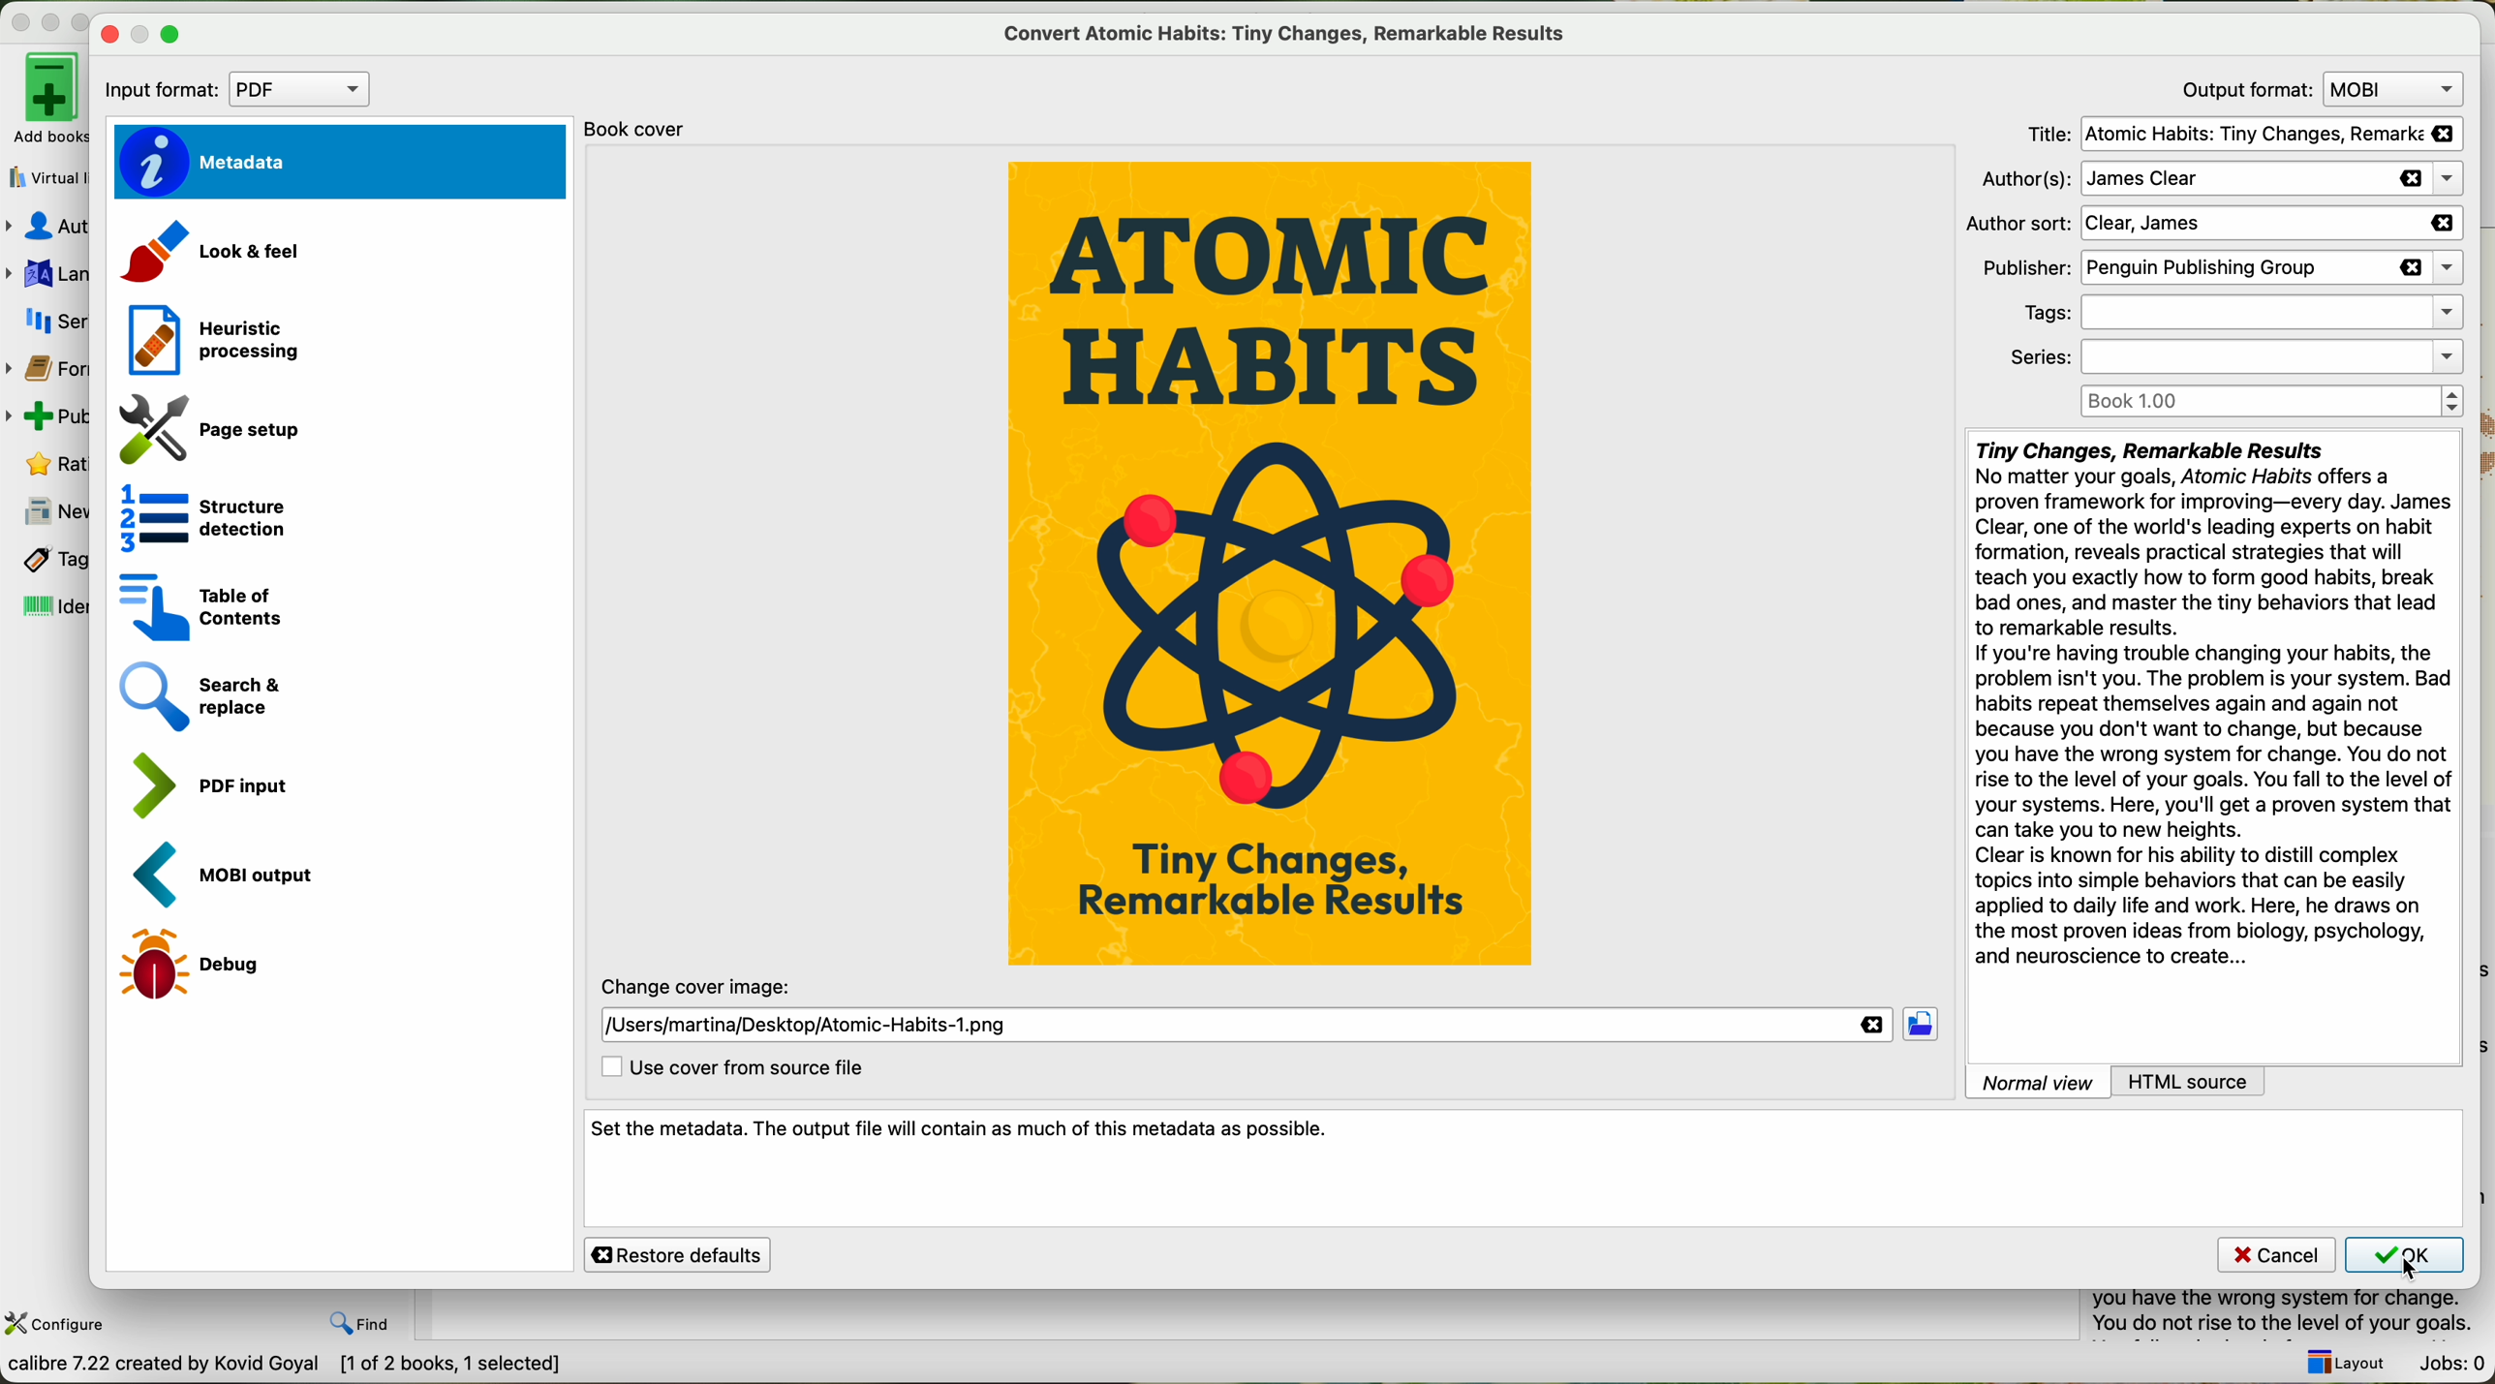 Image resolution: width=2495 pixels, height=1384 pixels. I want to click on maximize, so click(171, 35).